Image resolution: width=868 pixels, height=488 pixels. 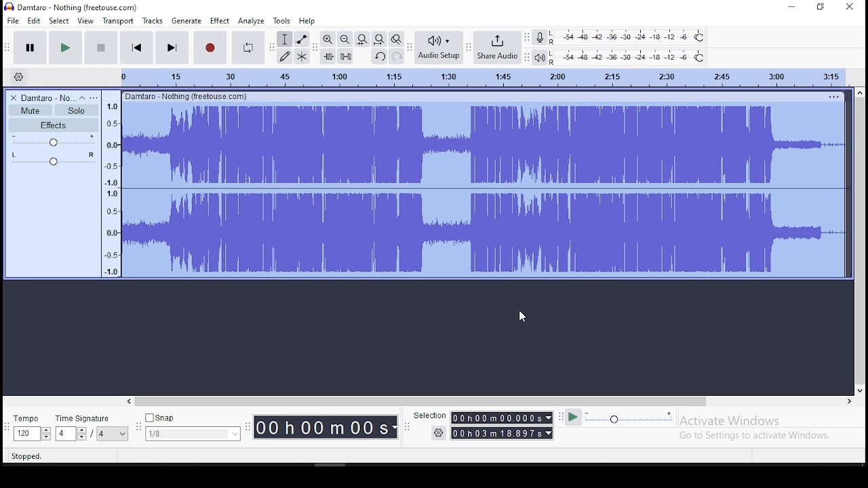 What do you see at coordinates (303, 56) in the screenshot?
I see `multi tool` at bounding box center [303, 56].